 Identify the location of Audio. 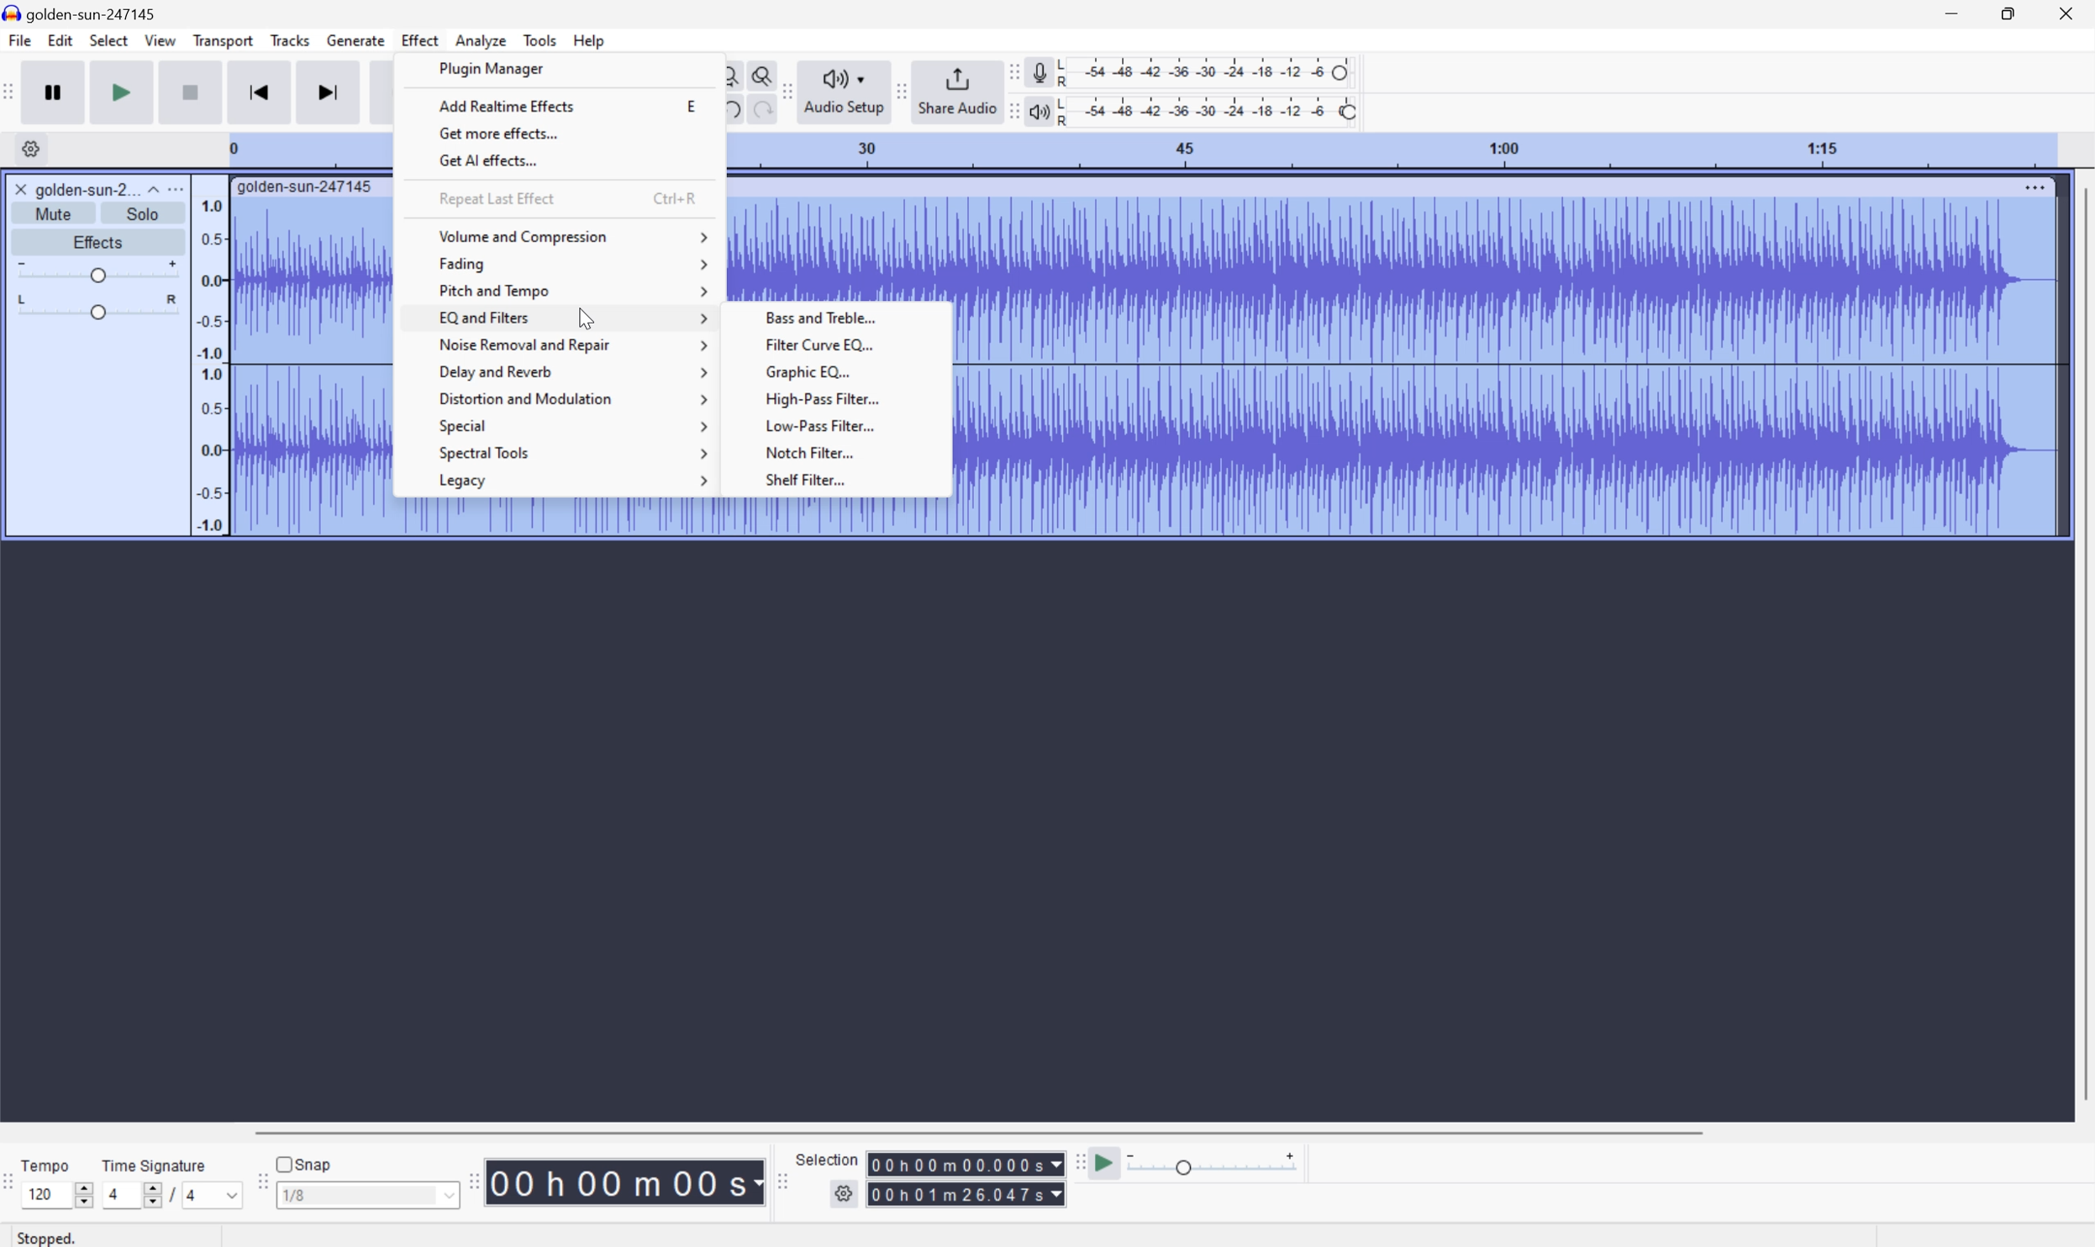
(1504, 366).